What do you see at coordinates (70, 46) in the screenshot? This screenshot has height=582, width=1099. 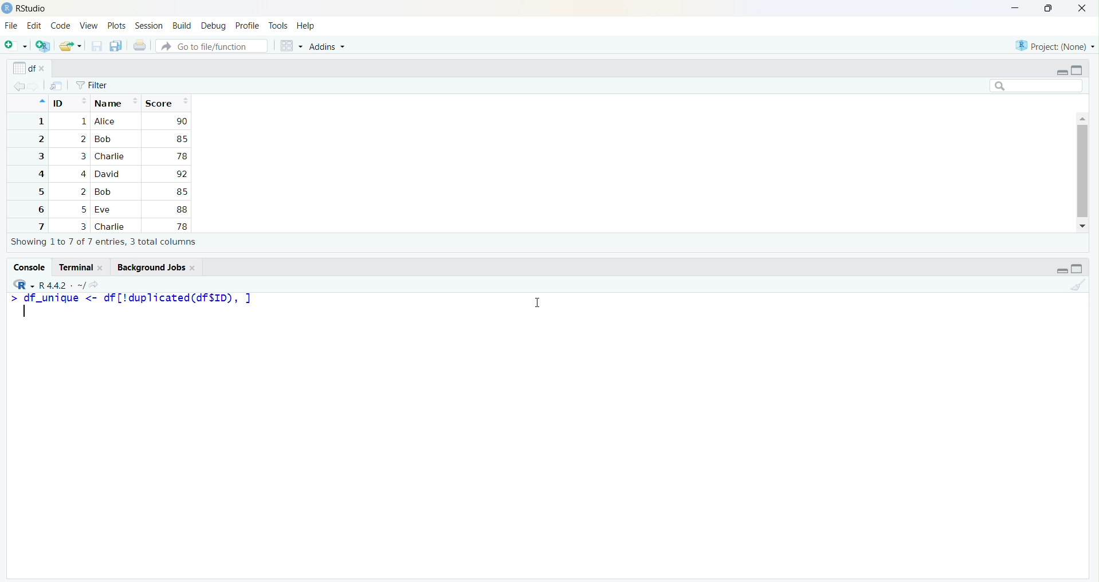 I see `open file` at bounding box center [70, 46].